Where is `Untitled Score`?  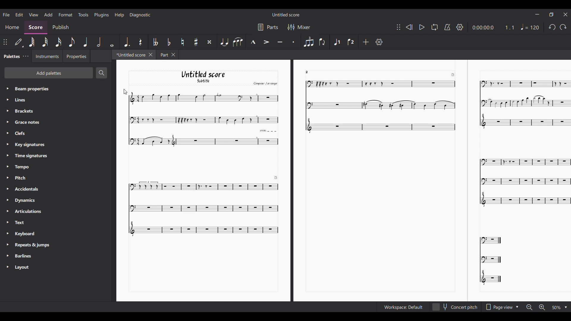
Untitled Score is located at coordinates (286, 15).